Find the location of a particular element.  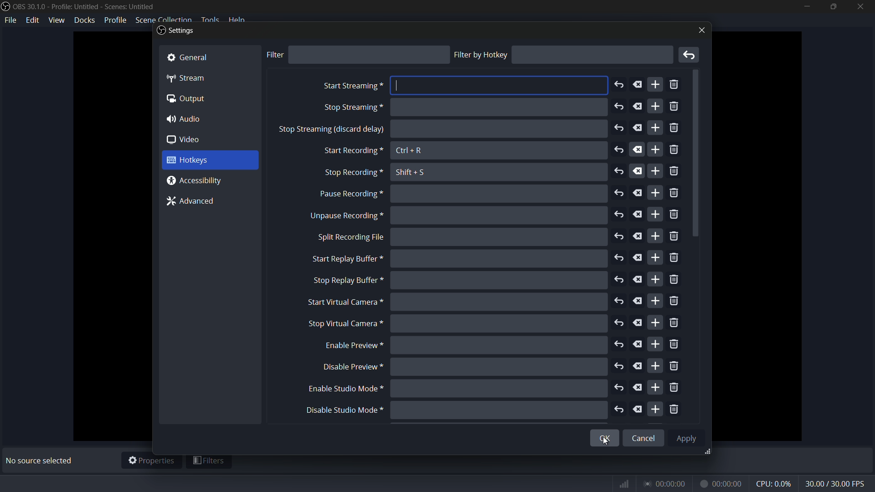

file menu is located at coordinates (11, 20).